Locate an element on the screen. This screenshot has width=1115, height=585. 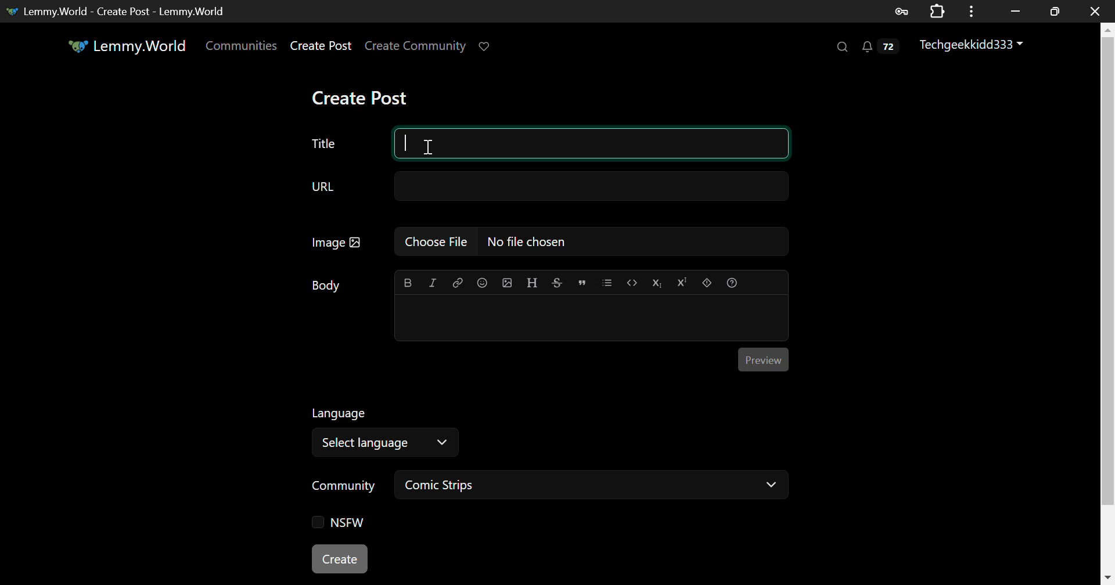
Strikethrough is located at coordinates (556, 283).